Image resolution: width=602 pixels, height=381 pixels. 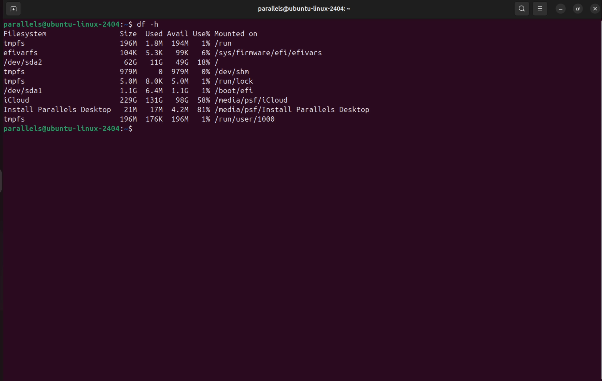 What do you see at coordinates (28, 62) in the screenshot?
I see `dev/sda 2` at bounding box center [28, 62].